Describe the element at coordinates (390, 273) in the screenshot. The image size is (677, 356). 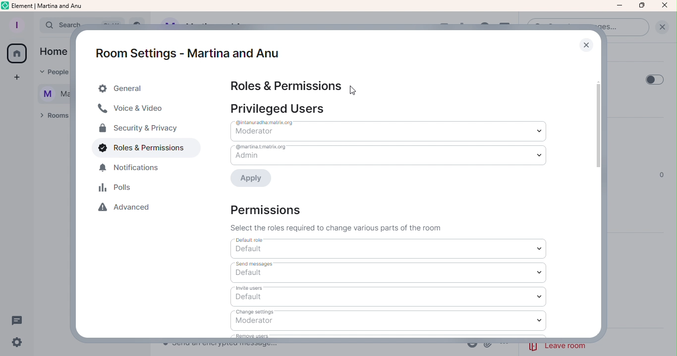
I see `Send Messages` at that location.